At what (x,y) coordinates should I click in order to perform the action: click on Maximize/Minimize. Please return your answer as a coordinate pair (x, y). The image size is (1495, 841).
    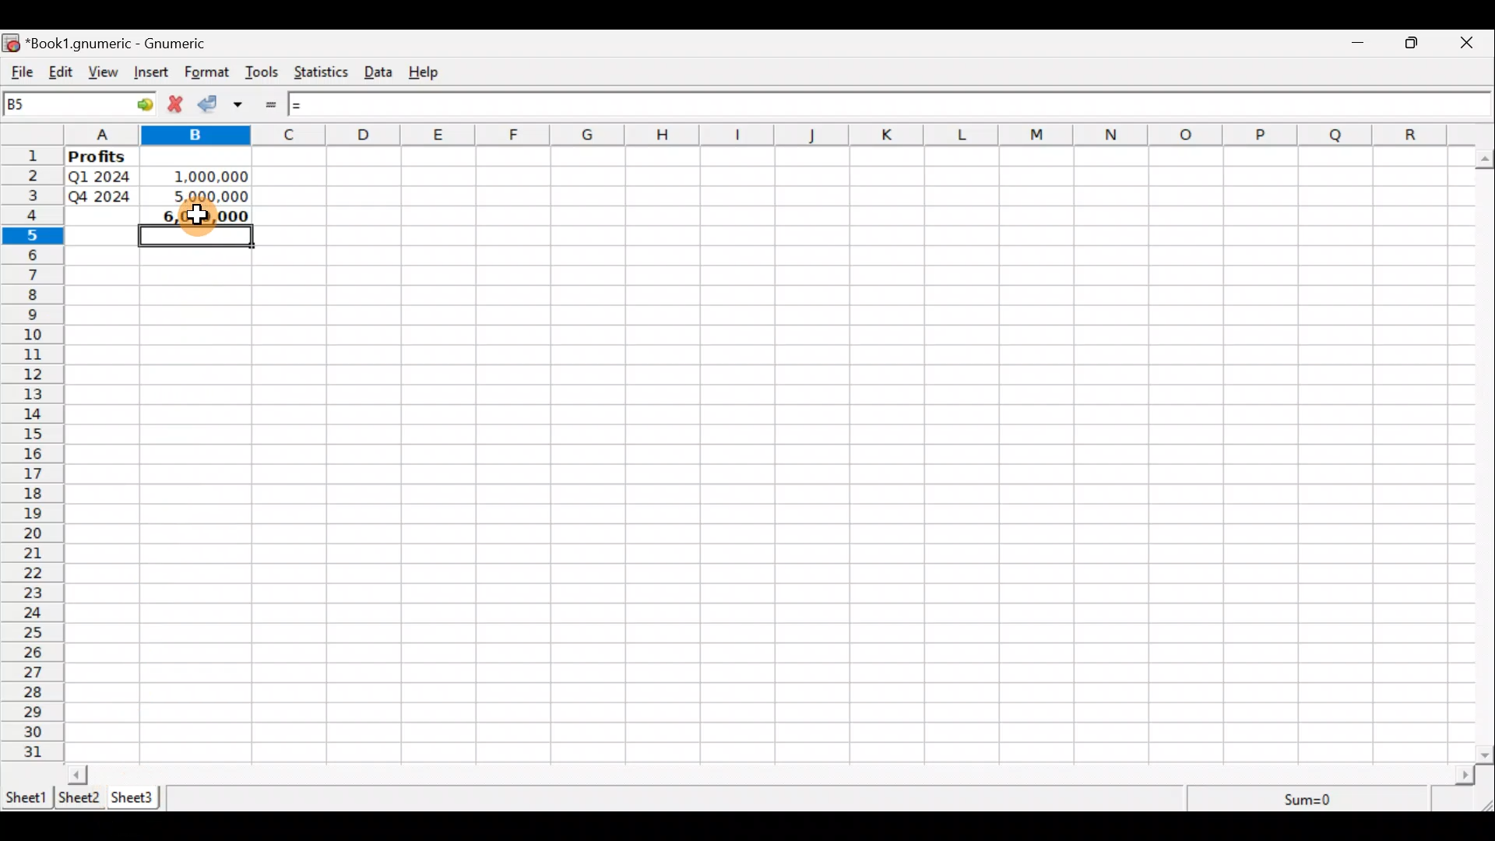
    Looking at the image, I should click on (1416, 43).